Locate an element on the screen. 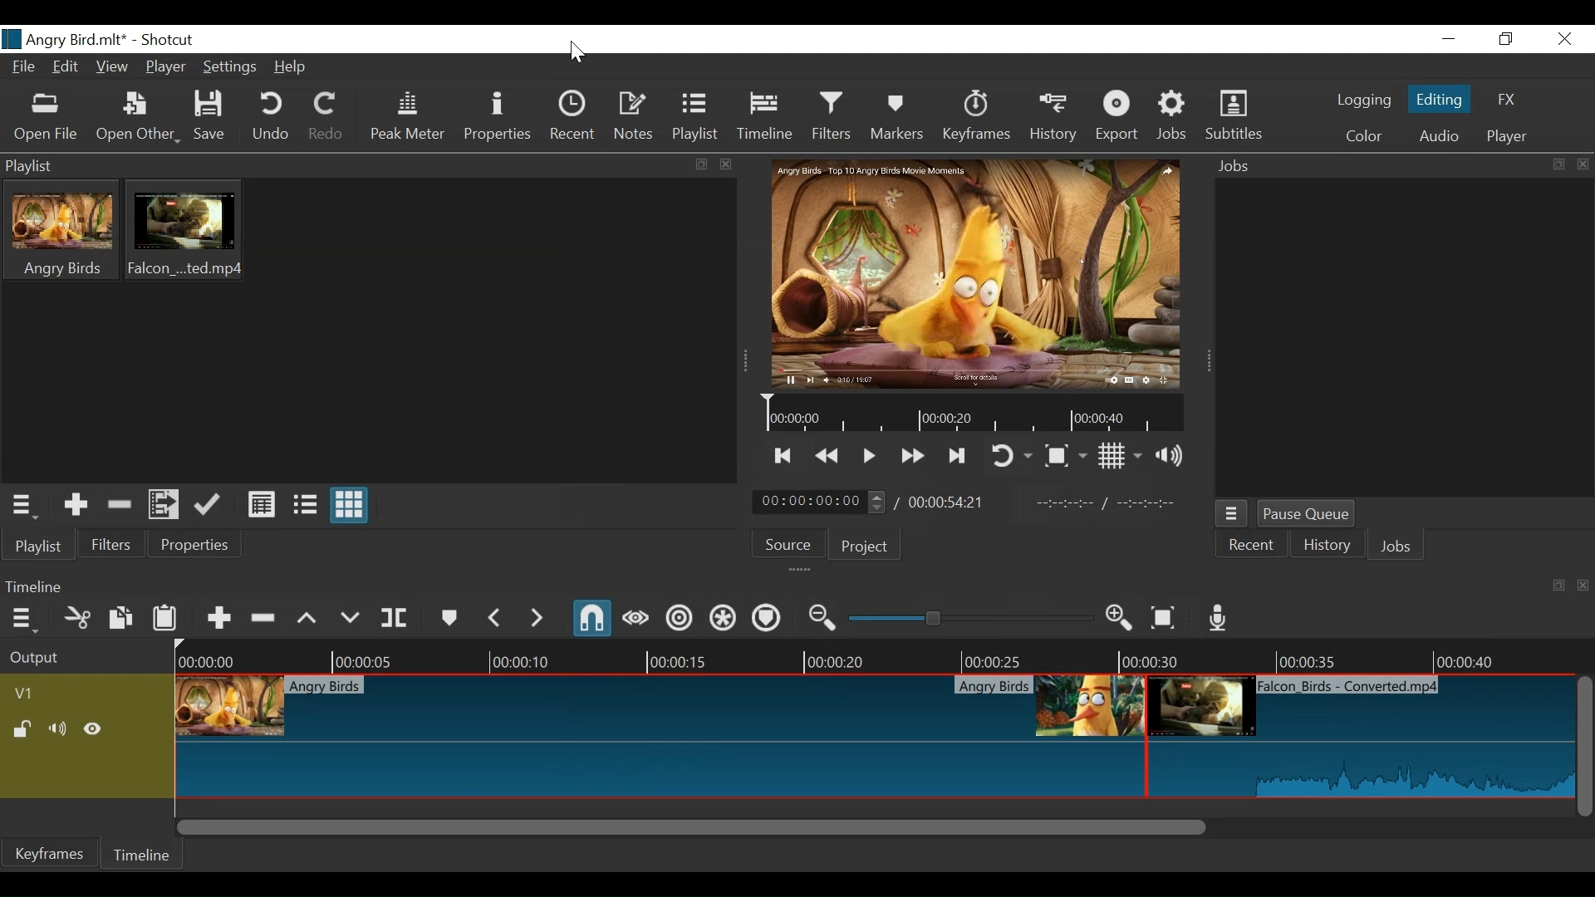 The width and height of the screenshot is (1595, 897). Overwrite is located at coordinates (351, 619).